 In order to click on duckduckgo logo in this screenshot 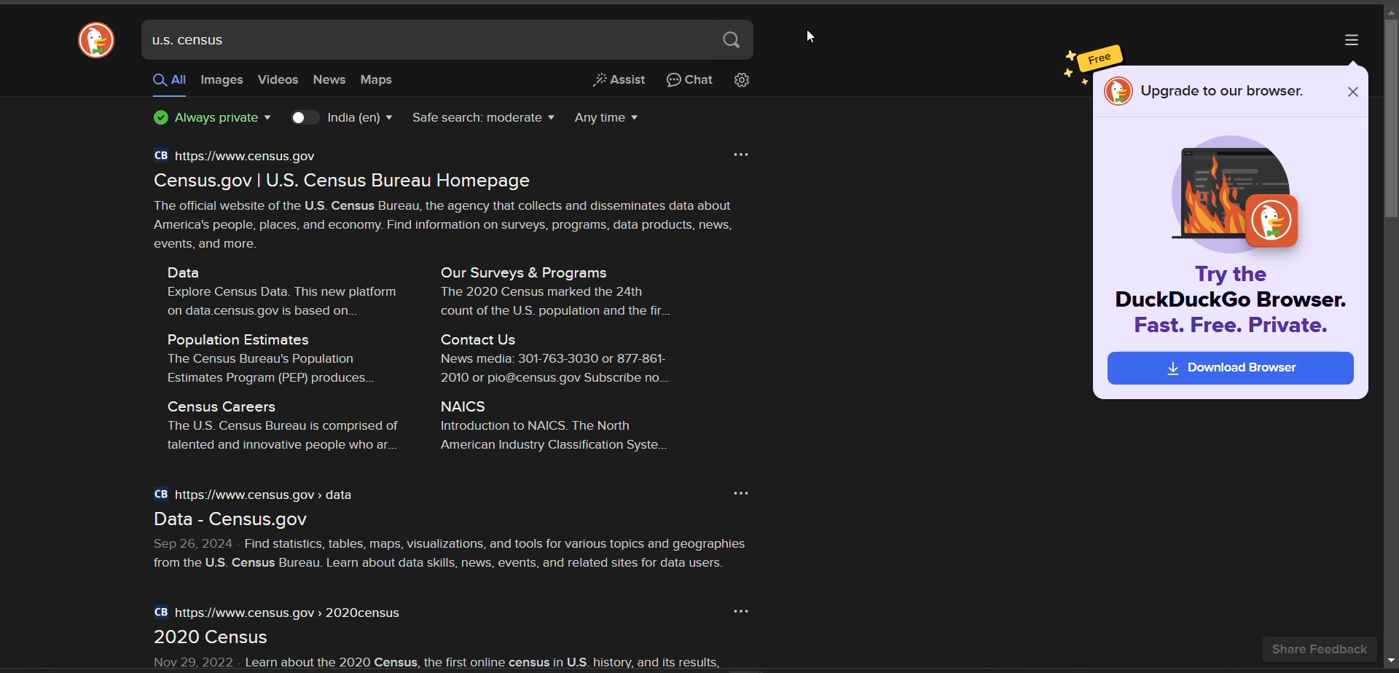, I will do `click(1118, 93)`.